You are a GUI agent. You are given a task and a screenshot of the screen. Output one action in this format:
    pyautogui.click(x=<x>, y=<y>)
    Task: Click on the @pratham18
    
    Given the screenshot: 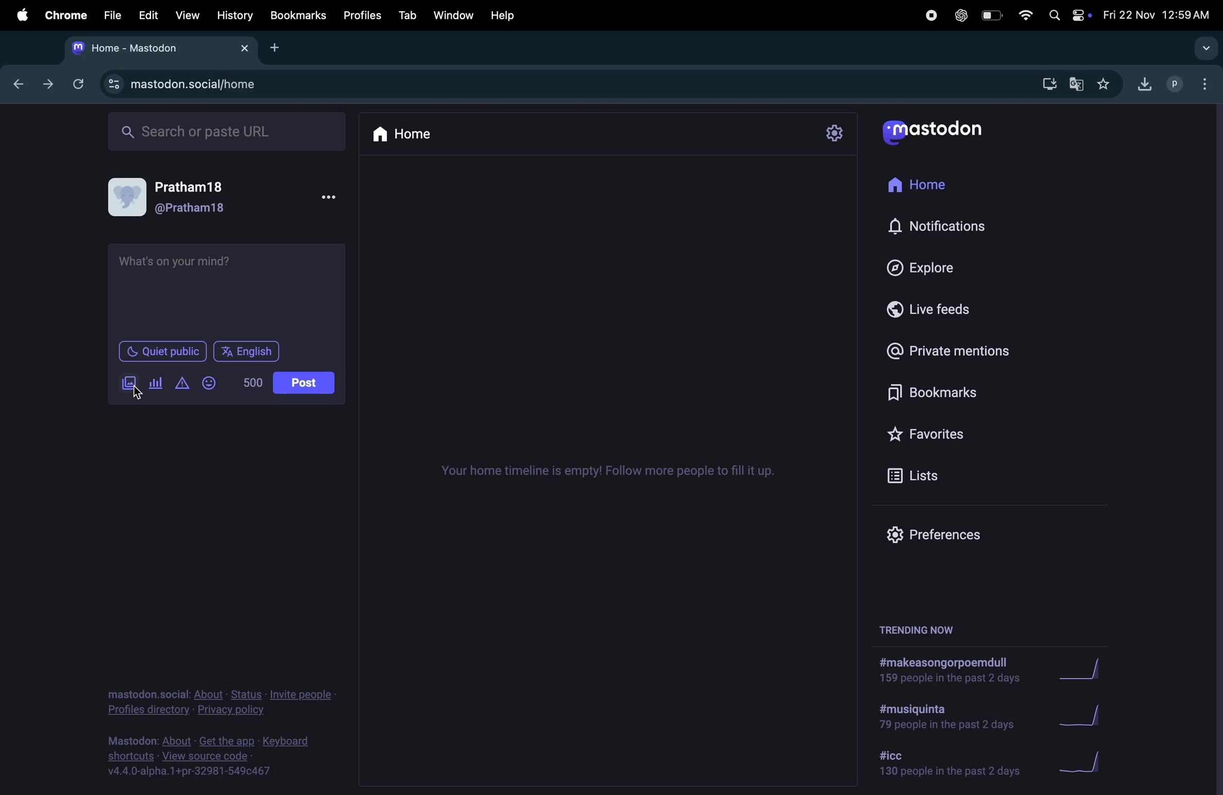 What is the action you would take?
    pyautogui.click(x=192, y=209)
    